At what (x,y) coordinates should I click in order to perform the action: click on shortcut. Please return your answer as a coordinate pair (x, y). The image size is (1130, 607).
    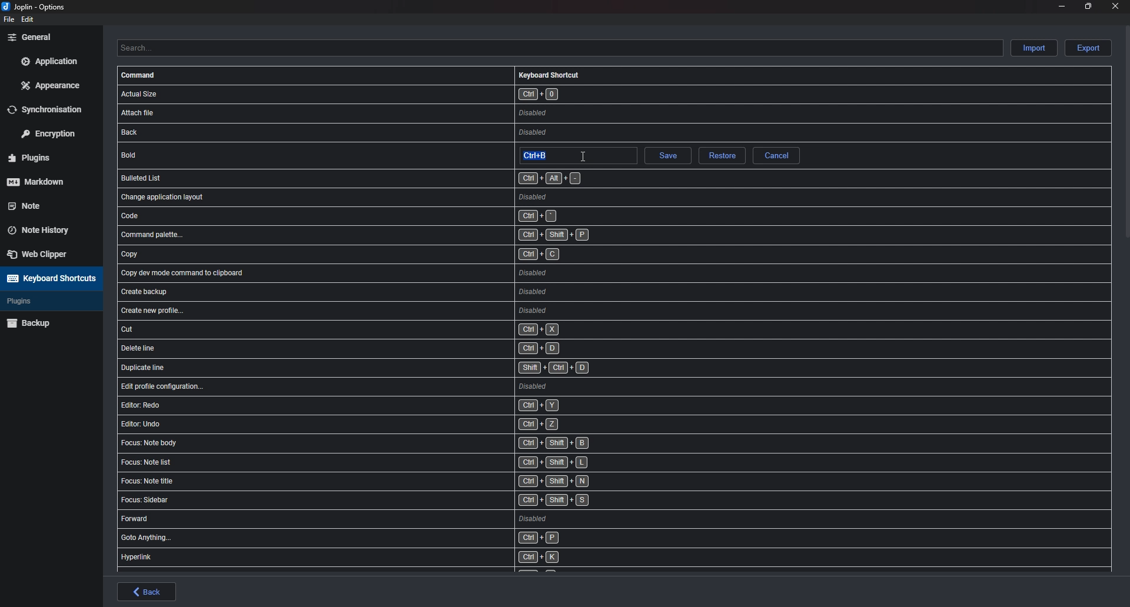
    Looking at the image, I should click on (393, 196).